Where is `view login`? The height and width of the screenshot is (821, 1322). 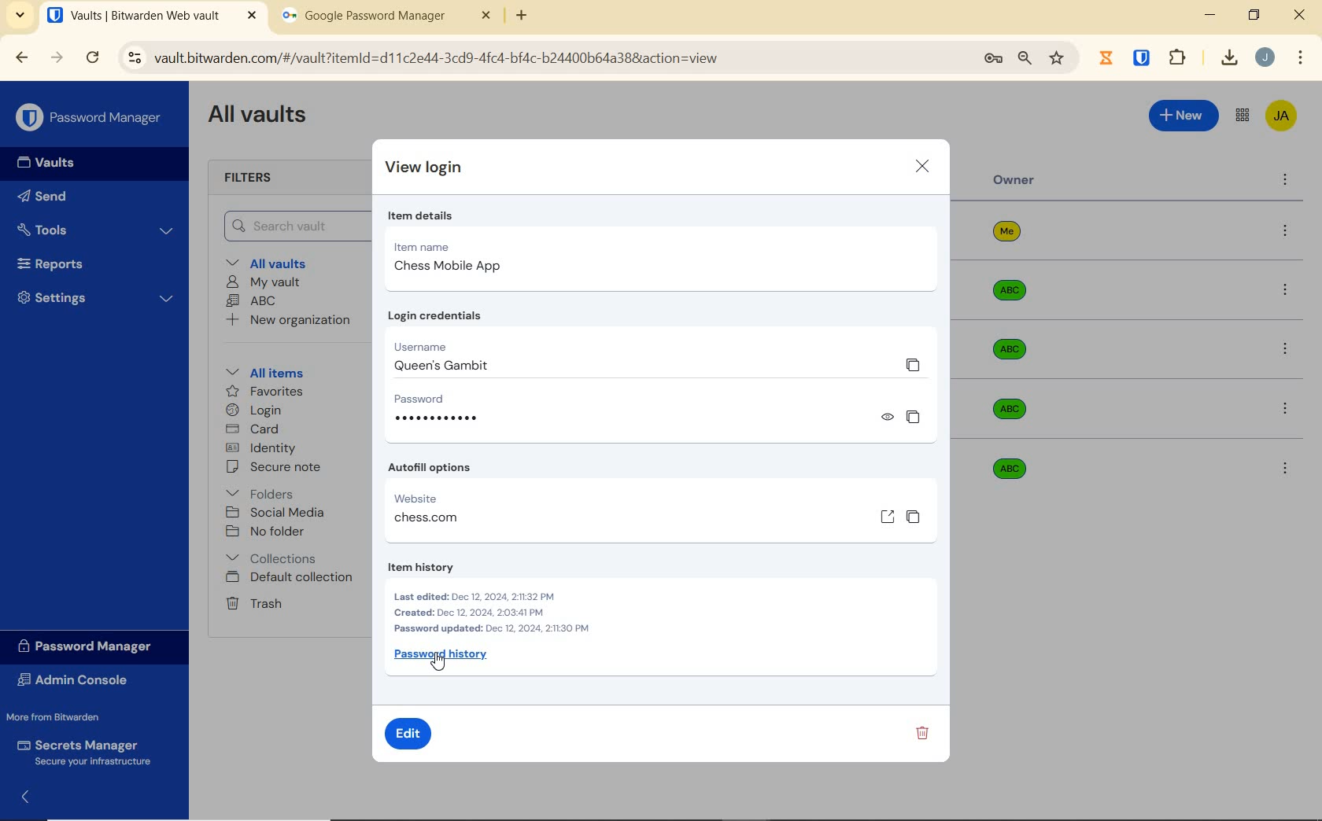 view login is located at coordinates (423, 168).